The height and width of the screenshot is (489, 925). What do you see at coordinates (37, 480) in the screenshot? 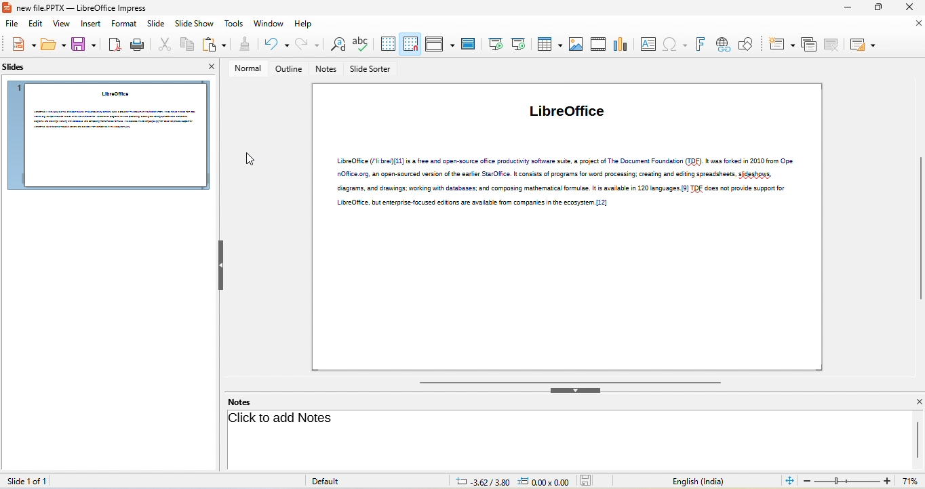
I see `slide 1 of 1` at bounding box center [37, 480].